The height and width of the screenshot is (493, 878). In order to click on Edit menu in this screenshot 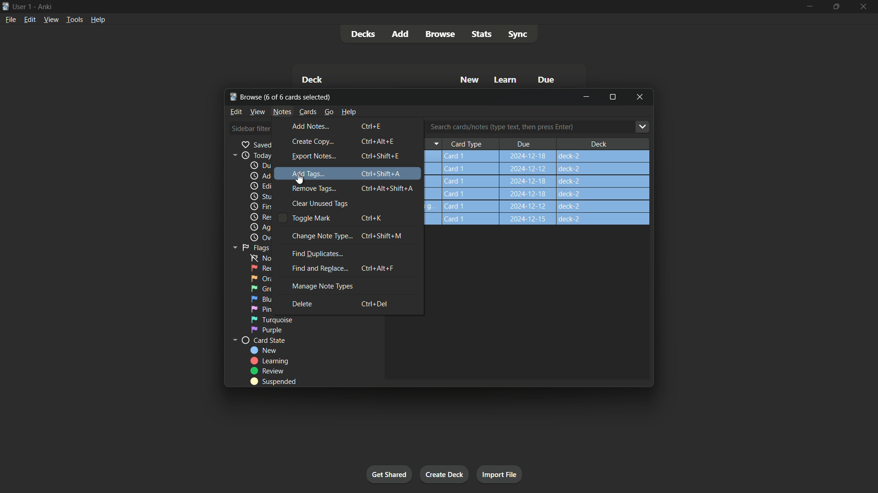, I will do `click(29, 21)`.